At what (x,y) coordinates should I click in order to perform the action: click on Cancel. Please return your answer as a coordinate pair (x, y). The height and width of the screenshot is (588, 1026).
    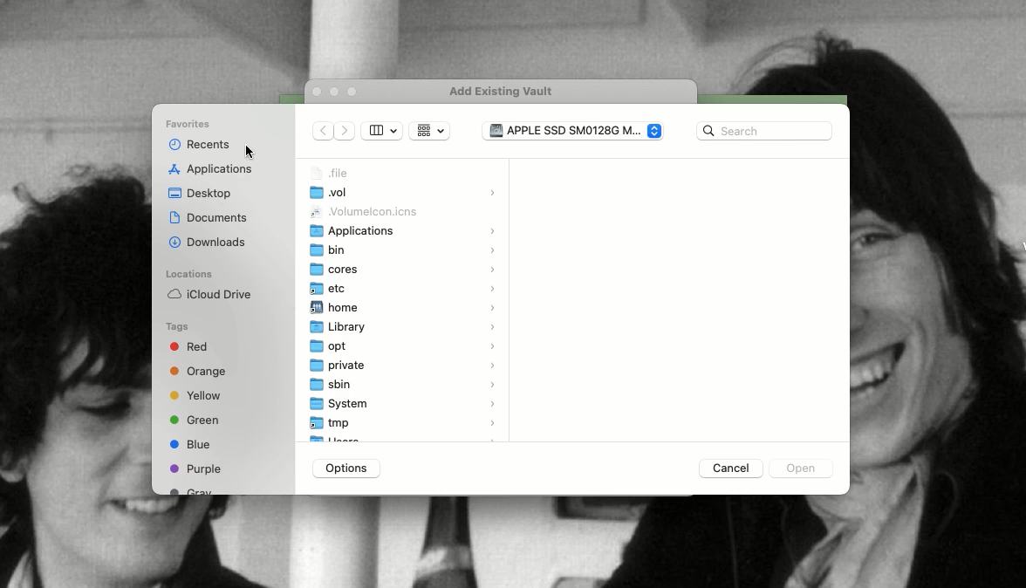
    Looking at the image, I should click on (728, 468).